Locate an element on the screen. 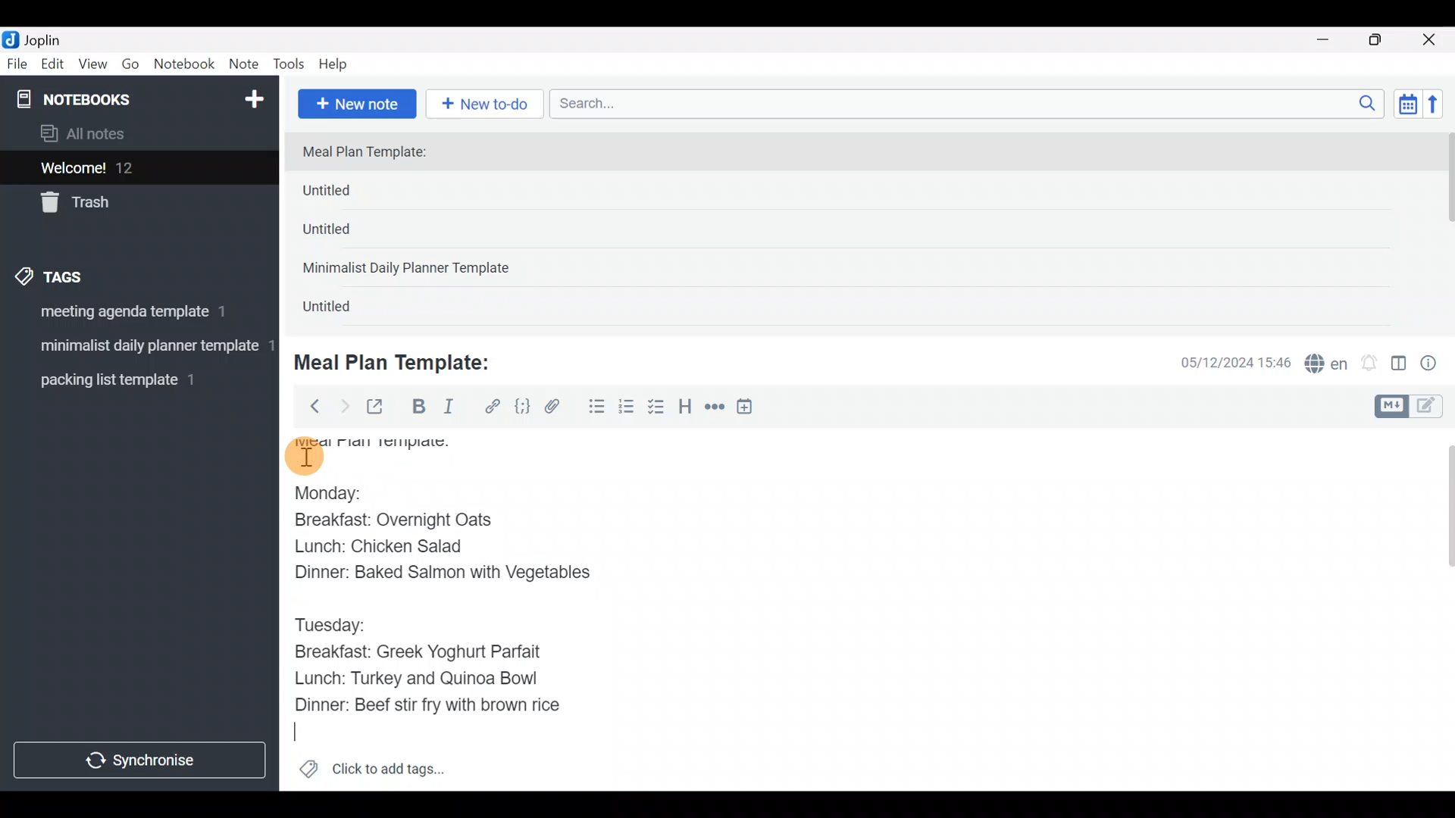 The height and width of the screenshot is (818, 1455). Scroll bar is located at coordinates (1439, 609).